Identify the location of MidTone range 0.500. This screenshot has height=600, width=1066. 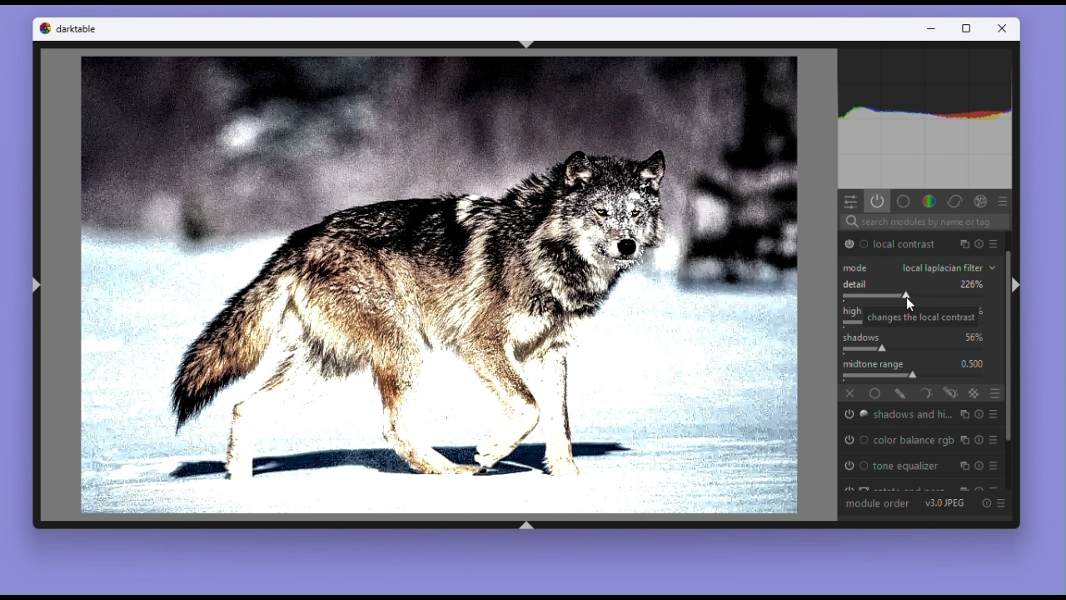
(920, 365).